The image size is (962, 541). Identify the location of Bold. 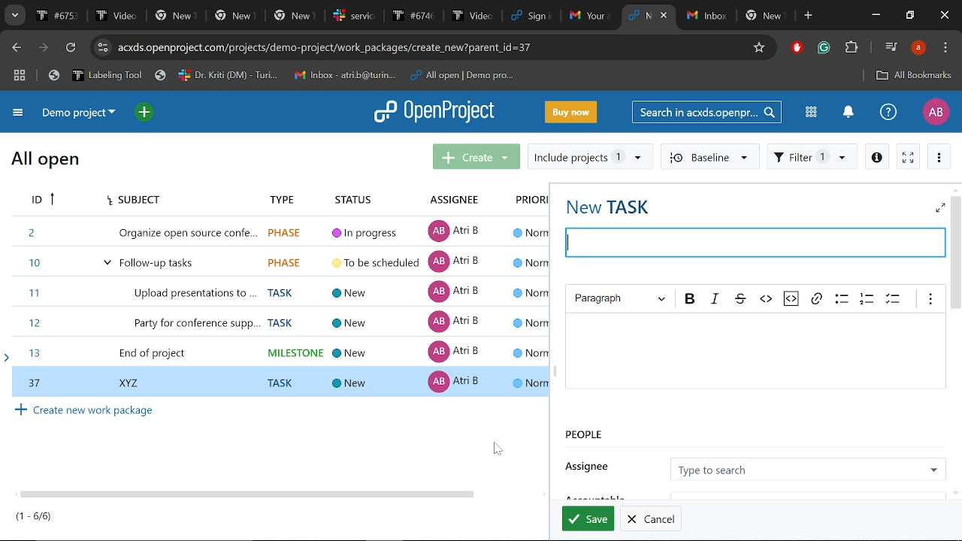
(691, 299).